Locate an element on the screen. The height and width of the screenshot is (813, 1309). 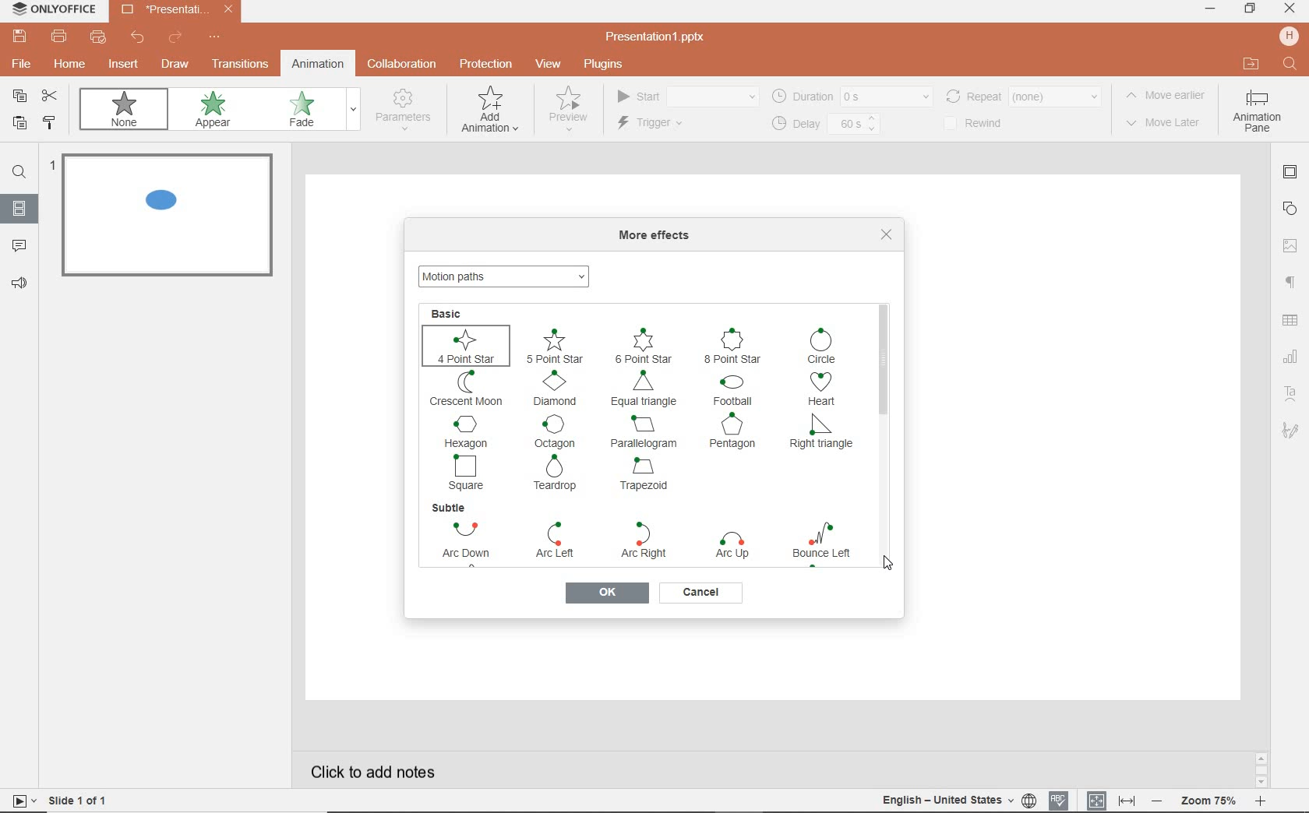
save is located at coordinates (19, 37).